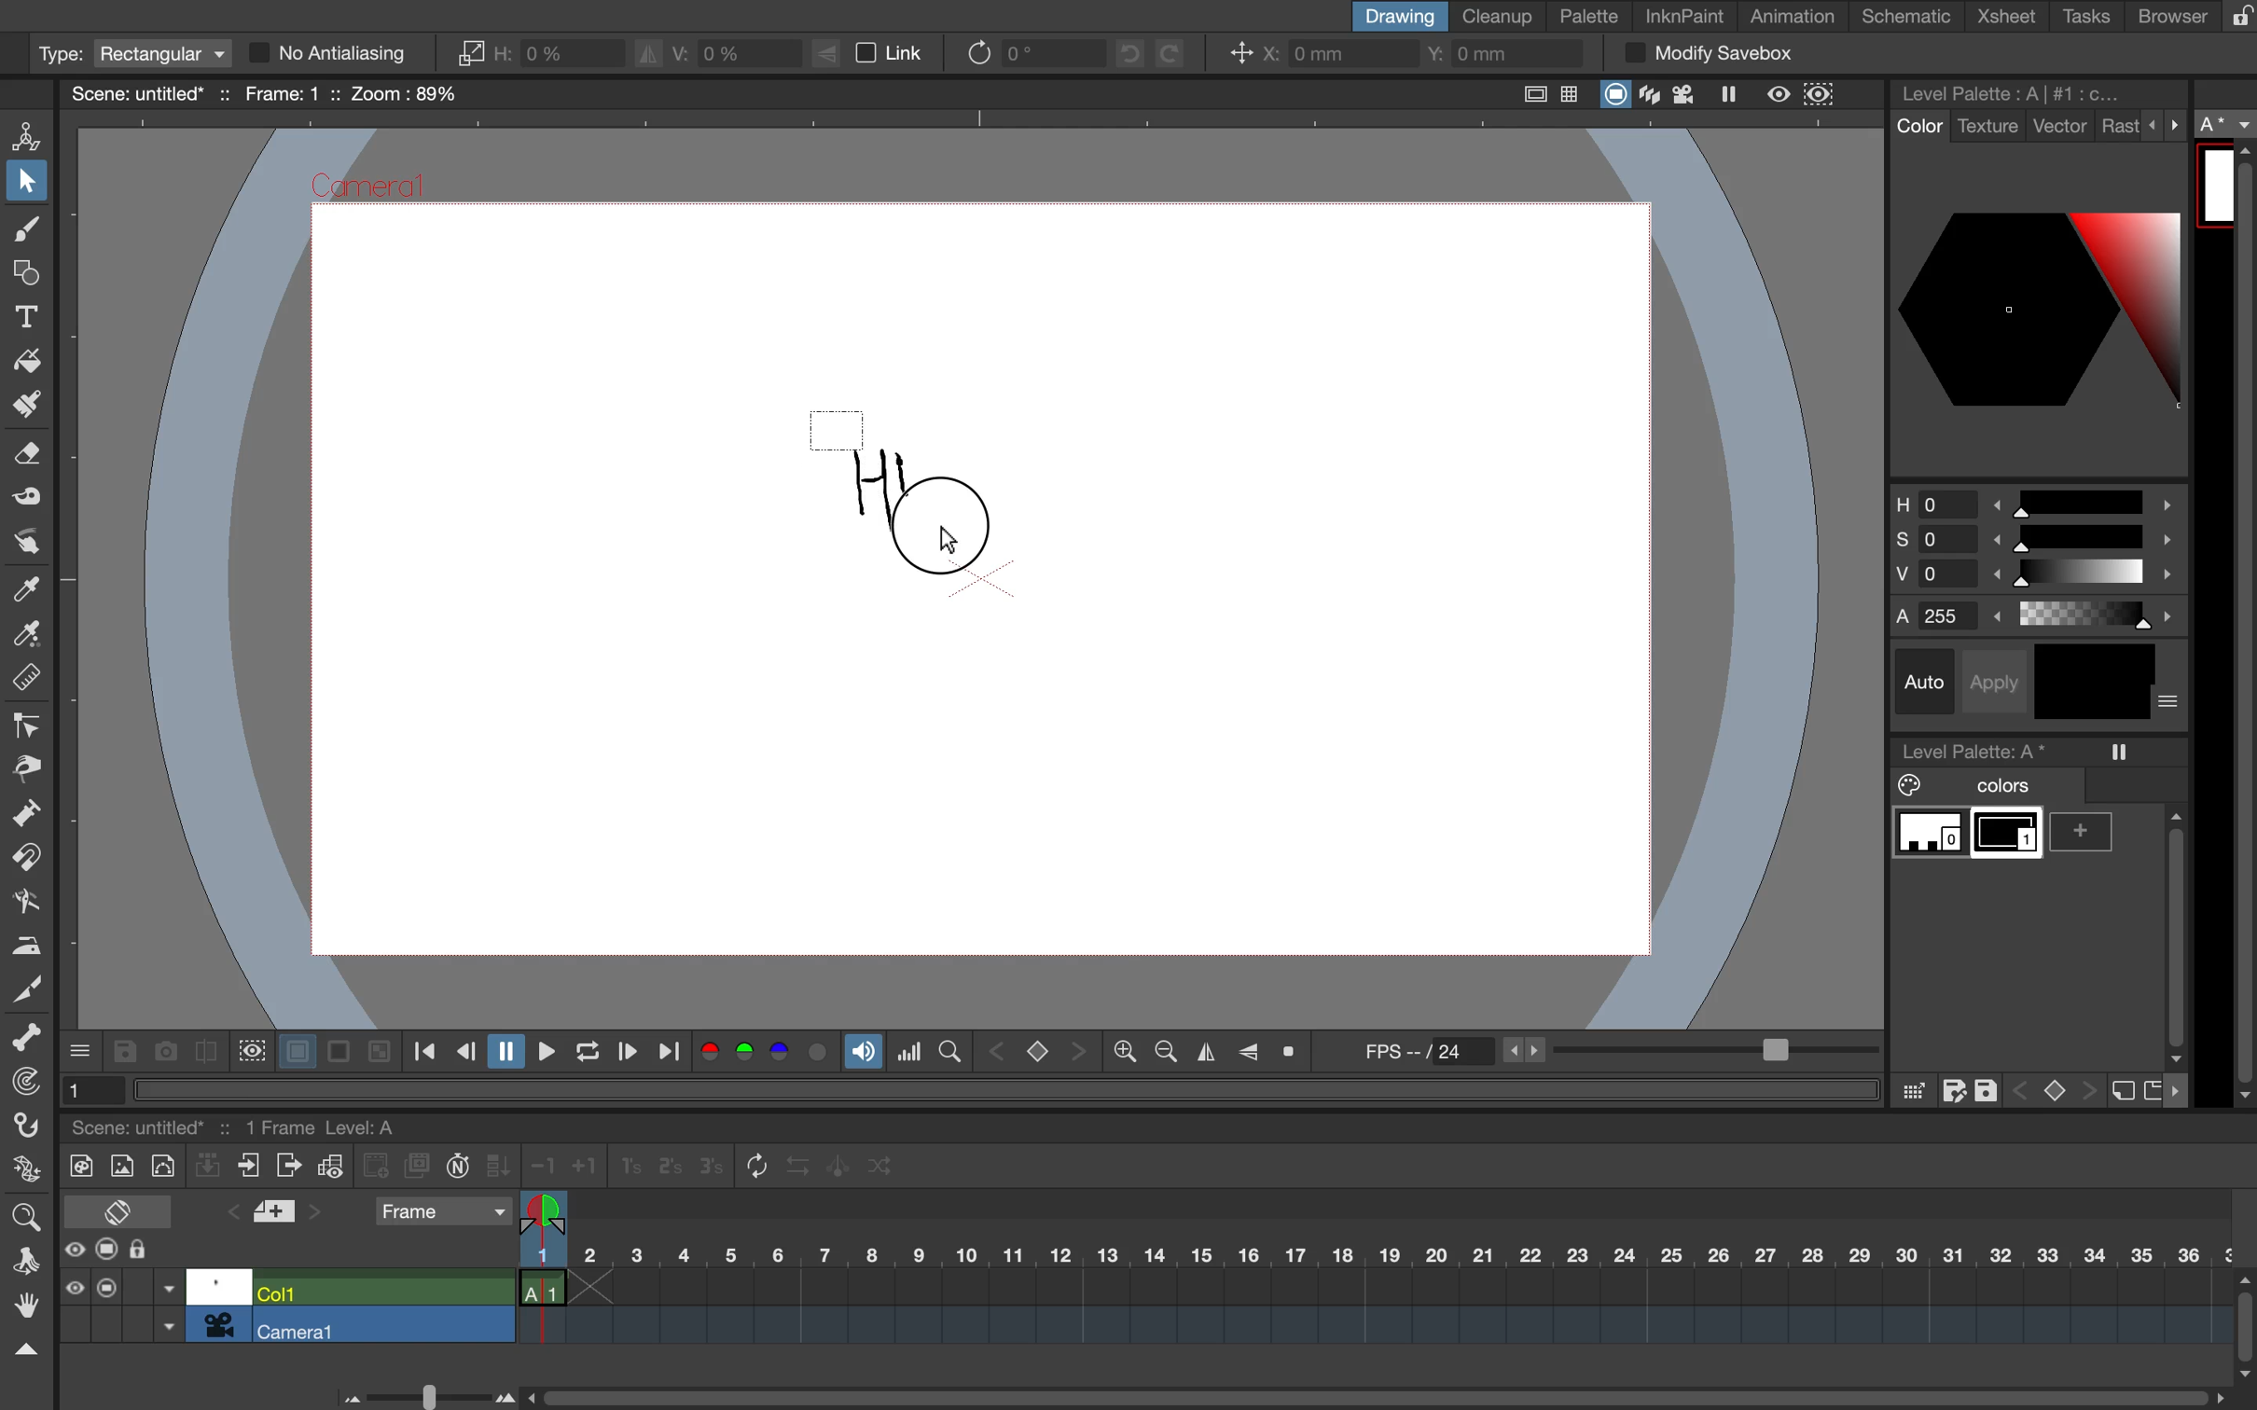 This screenshot has height=1410, width=2257. I want to click on cutter tool, so click(27, 987).